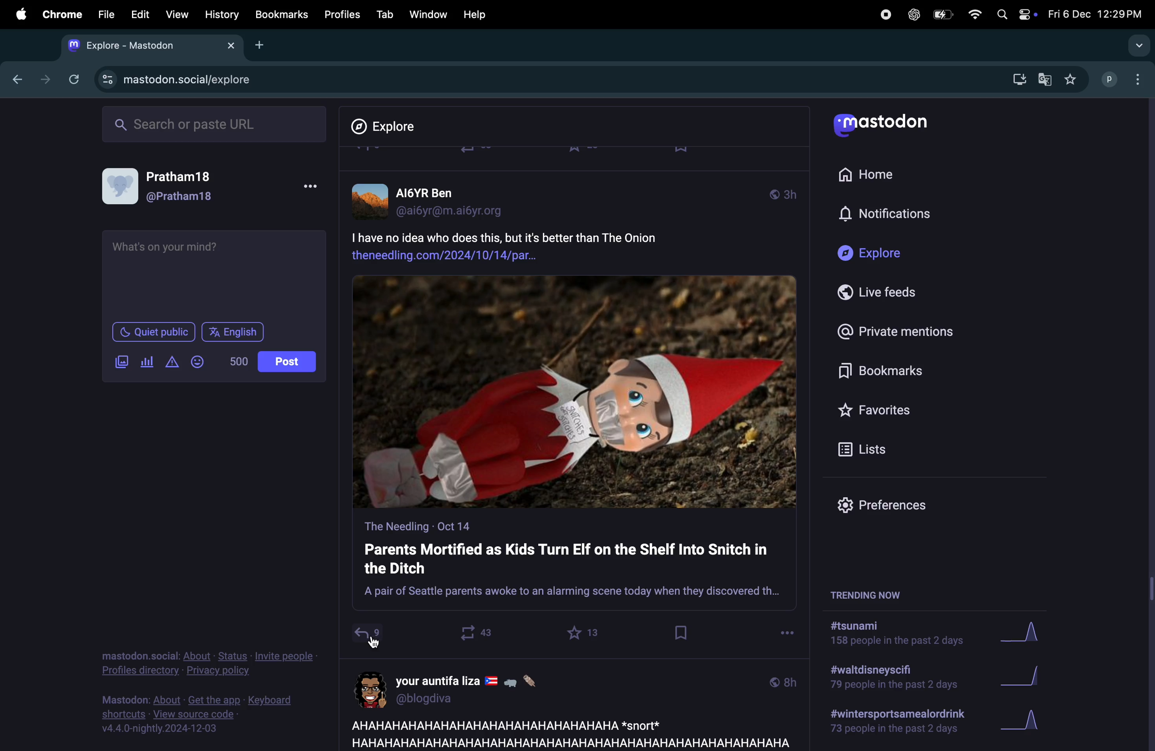 This screenshot has width=1155, height=751. What do you see at coordinates (574, 564) in the screenshot?
I see `post box` at bounding box center [574, 564].